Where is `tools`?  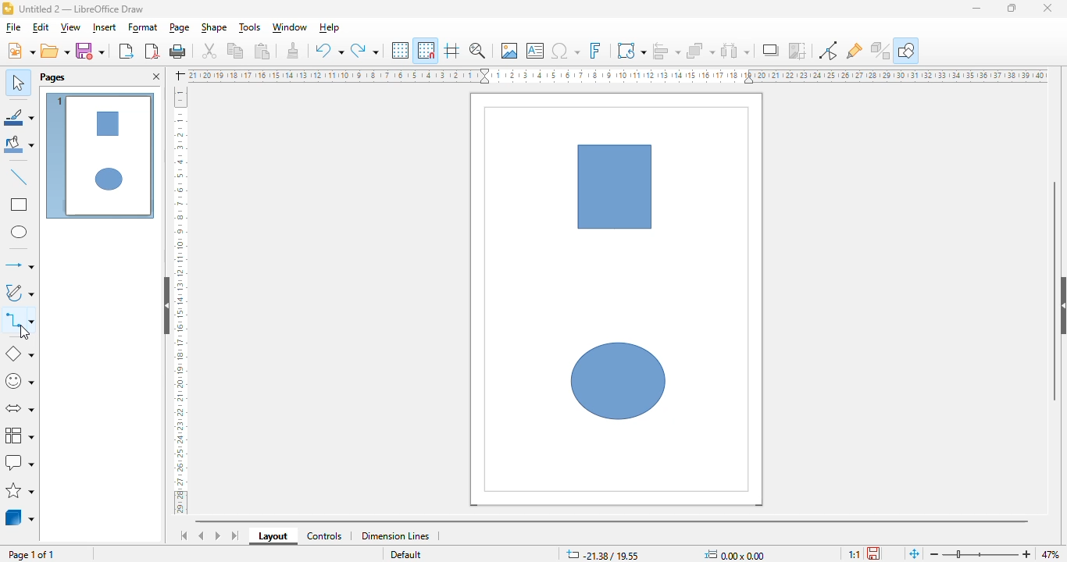 tools is located at coordinates (251, 27).